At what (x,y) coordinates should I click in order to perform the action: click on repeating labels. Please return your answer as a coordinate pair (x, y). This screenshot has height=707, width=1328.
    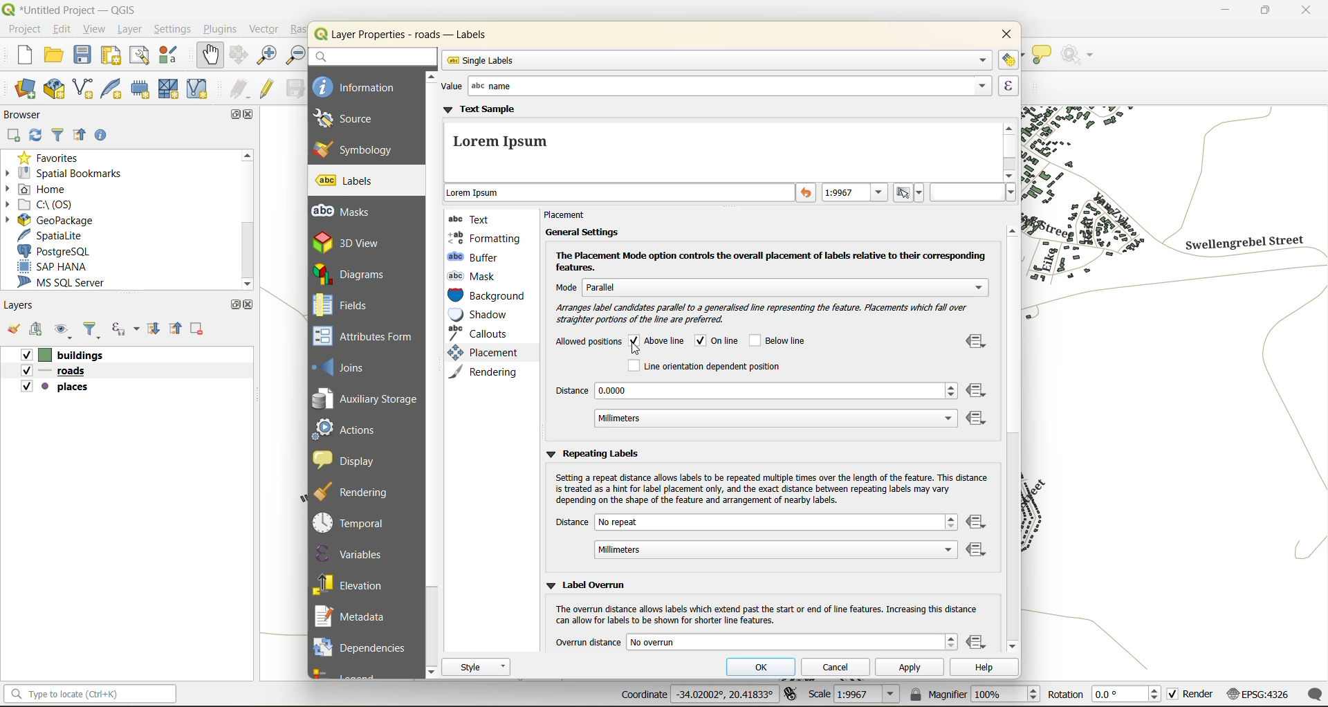
    Looking at the image, I should click on (591, 452).